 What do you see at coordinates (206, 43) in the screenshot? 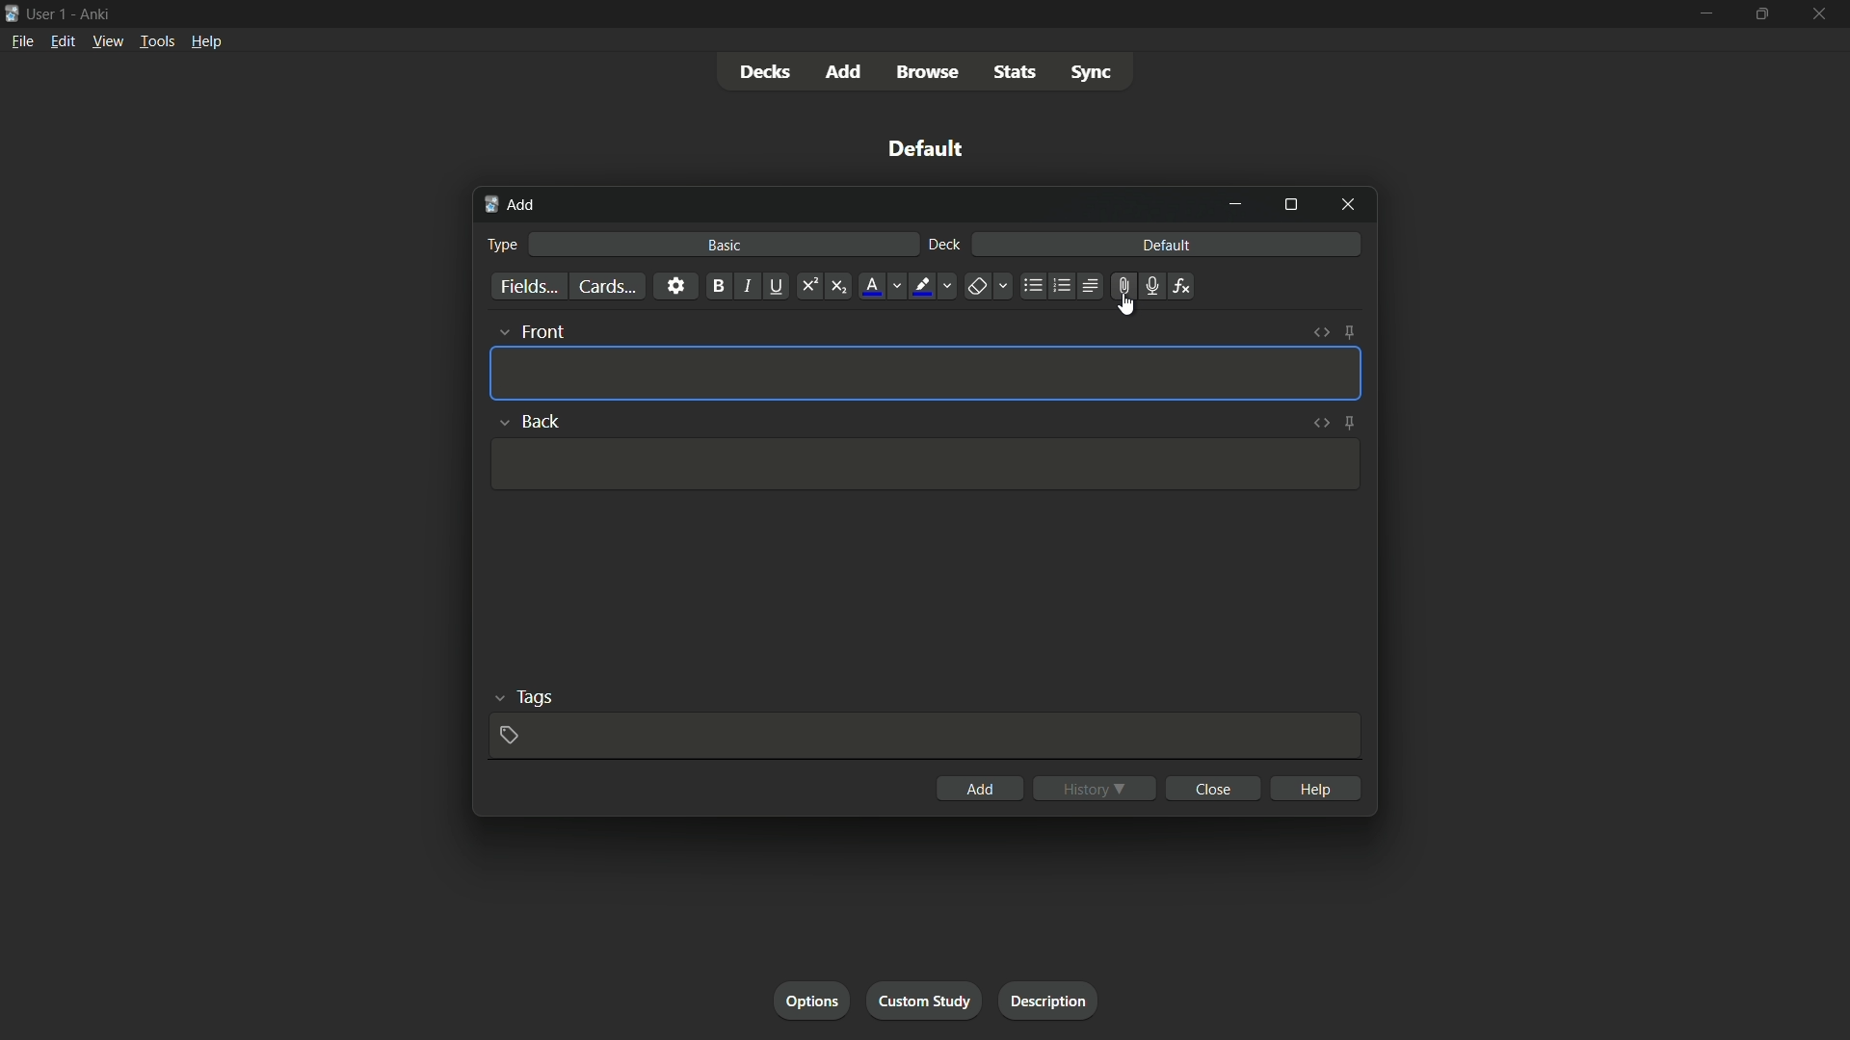
I see `help menu` at bounding box center [206, 43].